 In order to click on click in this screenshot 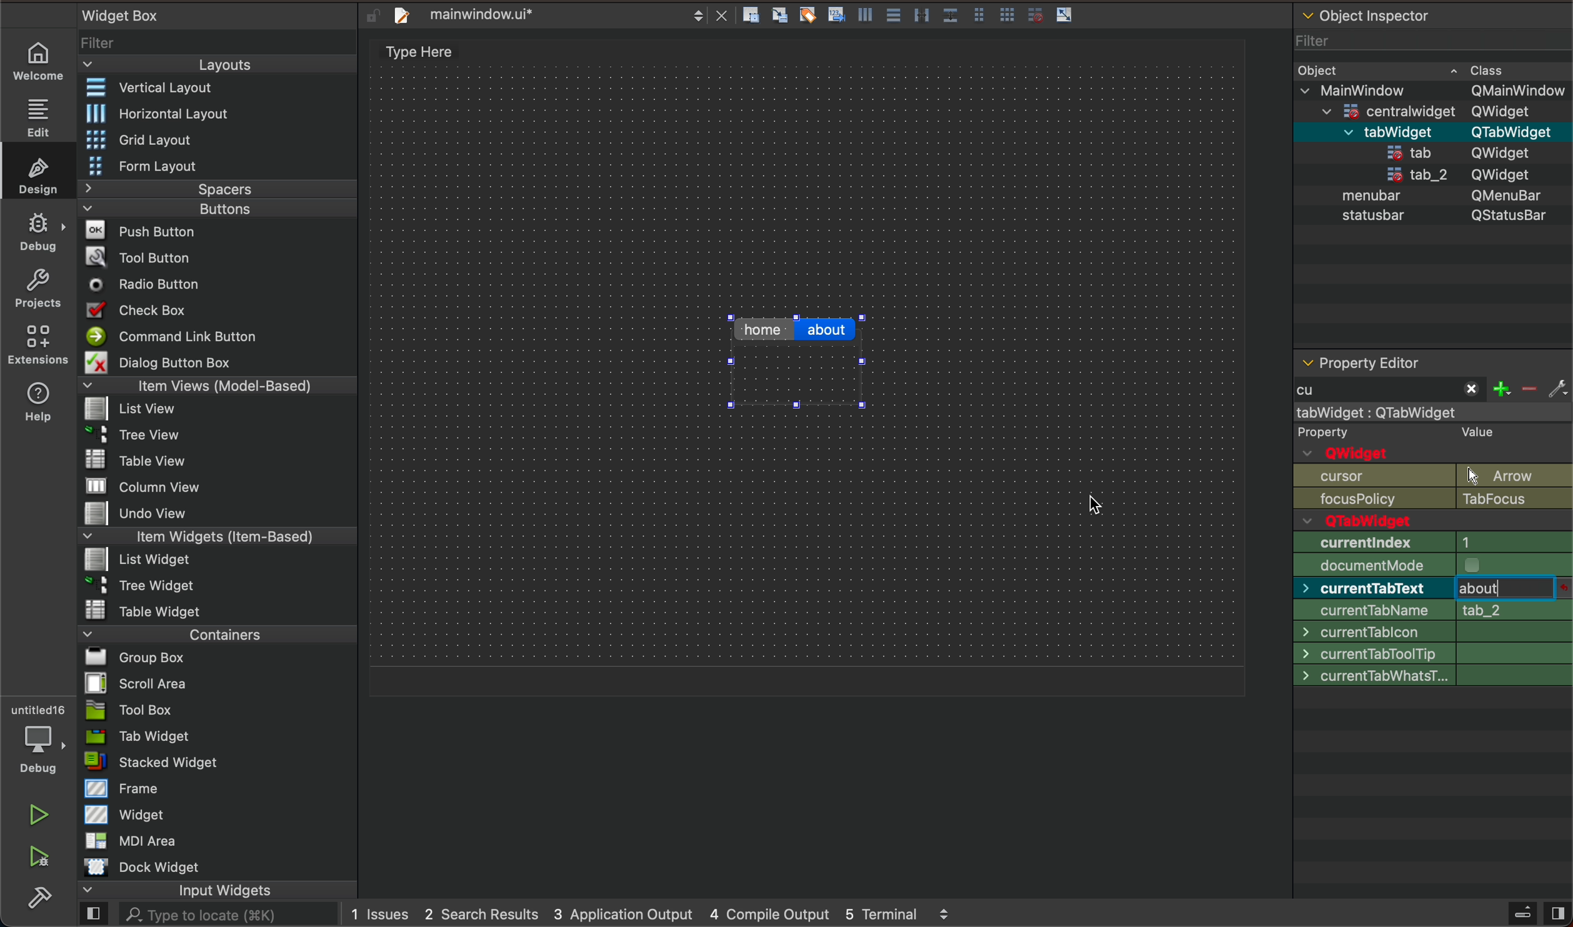, I will do `click(828, 331)`.